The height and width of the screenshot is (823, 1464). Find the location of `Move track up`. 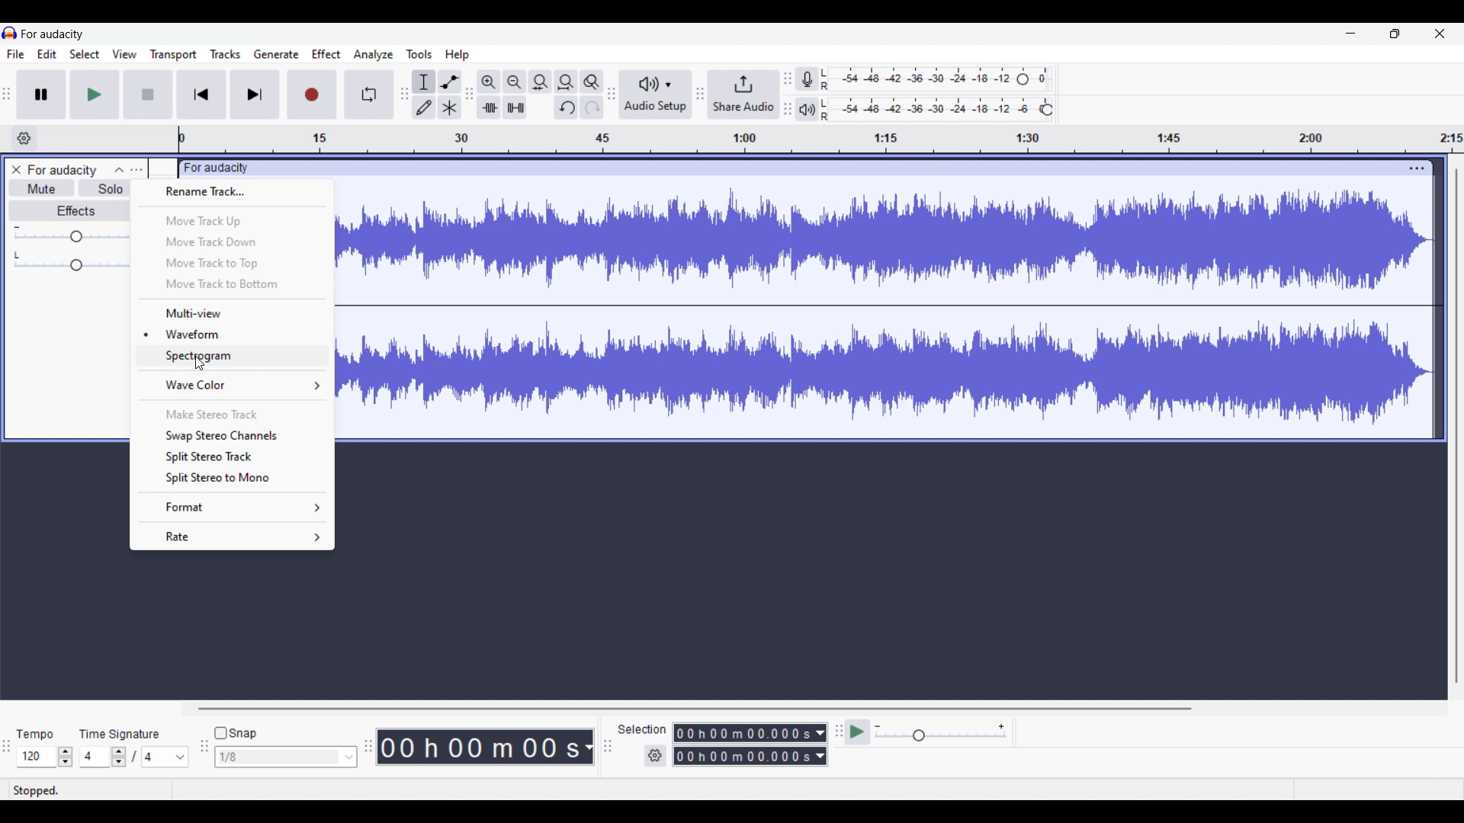

Move track up is located at coordinates (233, 220).